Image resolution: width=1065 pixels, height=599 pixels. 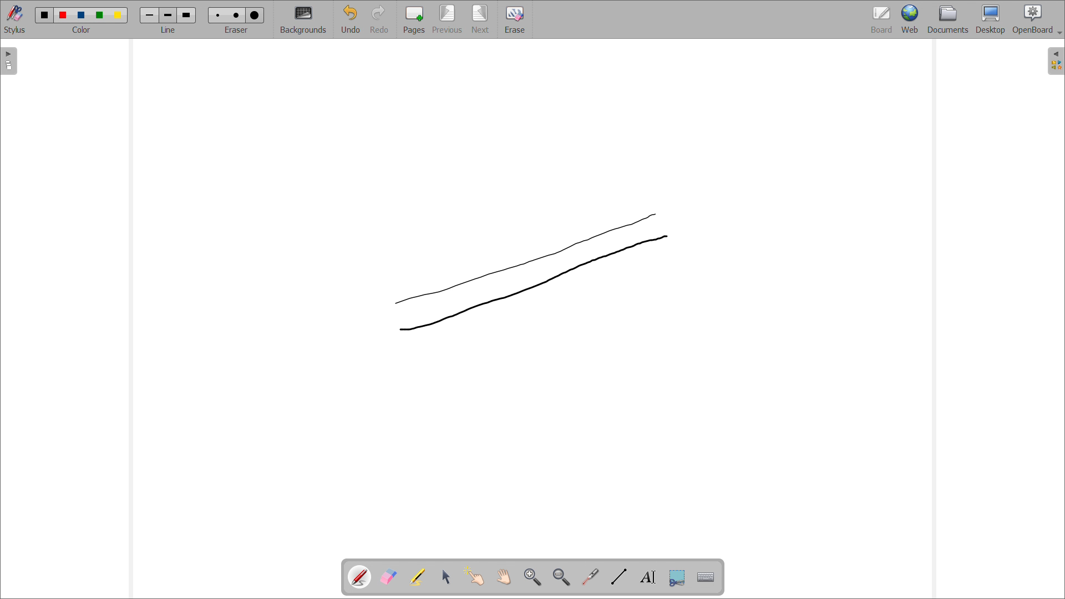 What do you see at coordinates (475, 576) in the screenshot?
I see `interact with items` at bounding box center [475, 576].